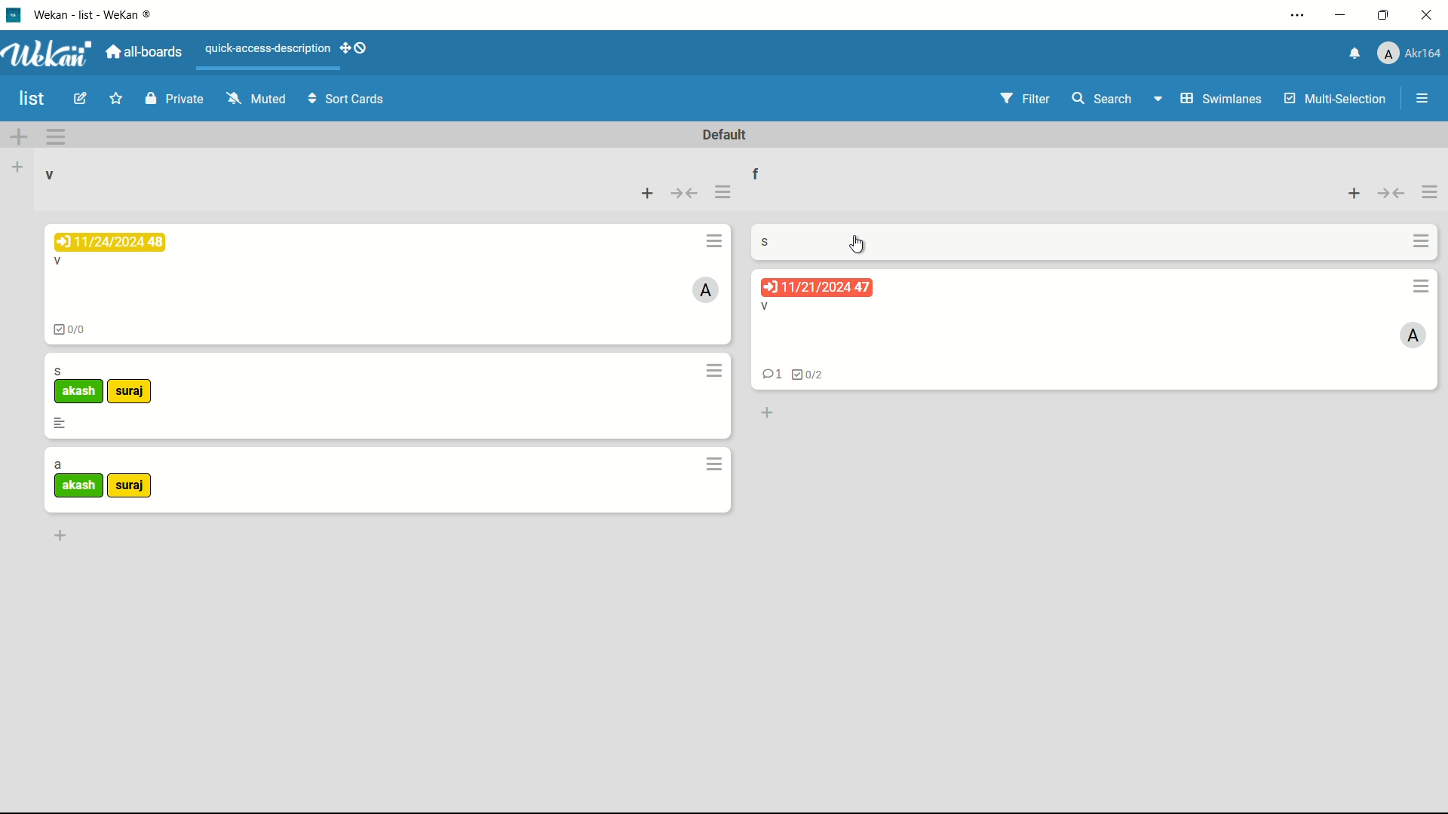 The width and height of the screenshot is (1448, 814). Describe the element at coordinates (716, 371) in the screenshot. I see `card actions` at that location.